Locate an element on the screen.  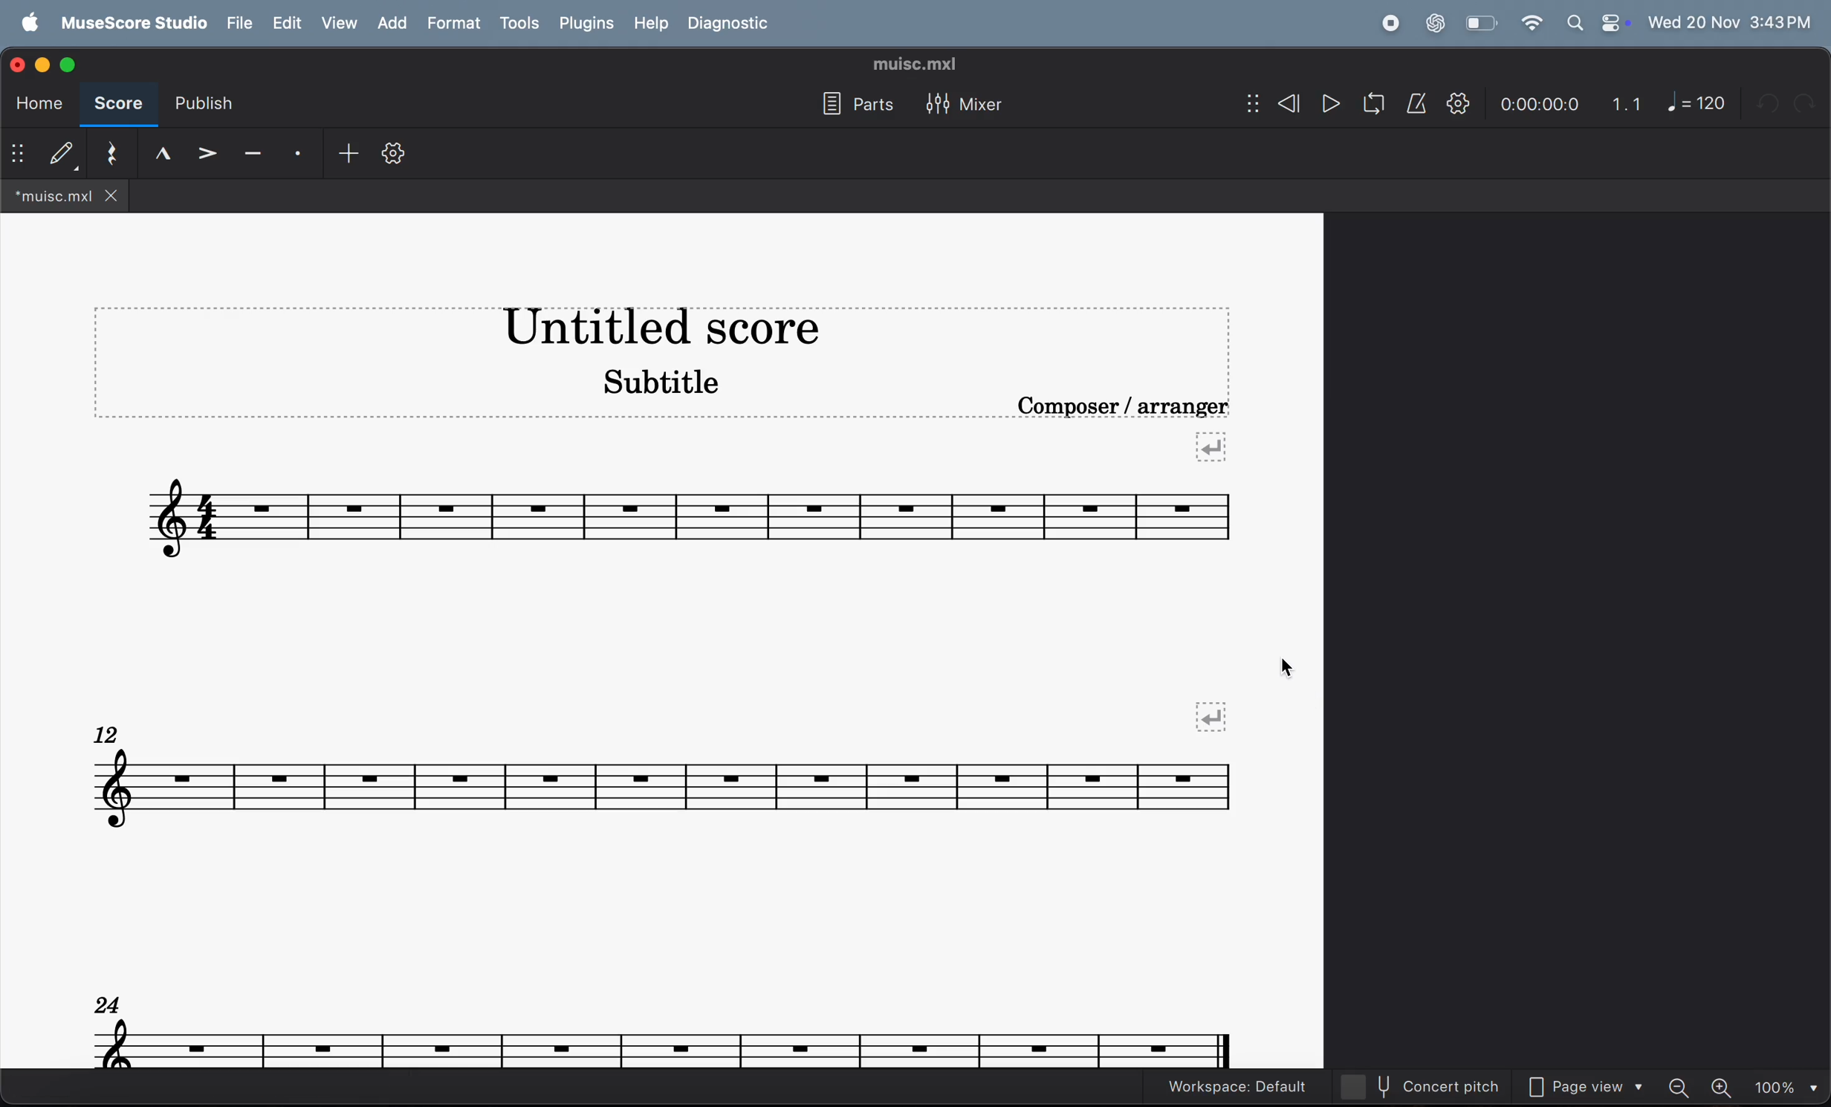
maximize is located at coordinates (70, 65).